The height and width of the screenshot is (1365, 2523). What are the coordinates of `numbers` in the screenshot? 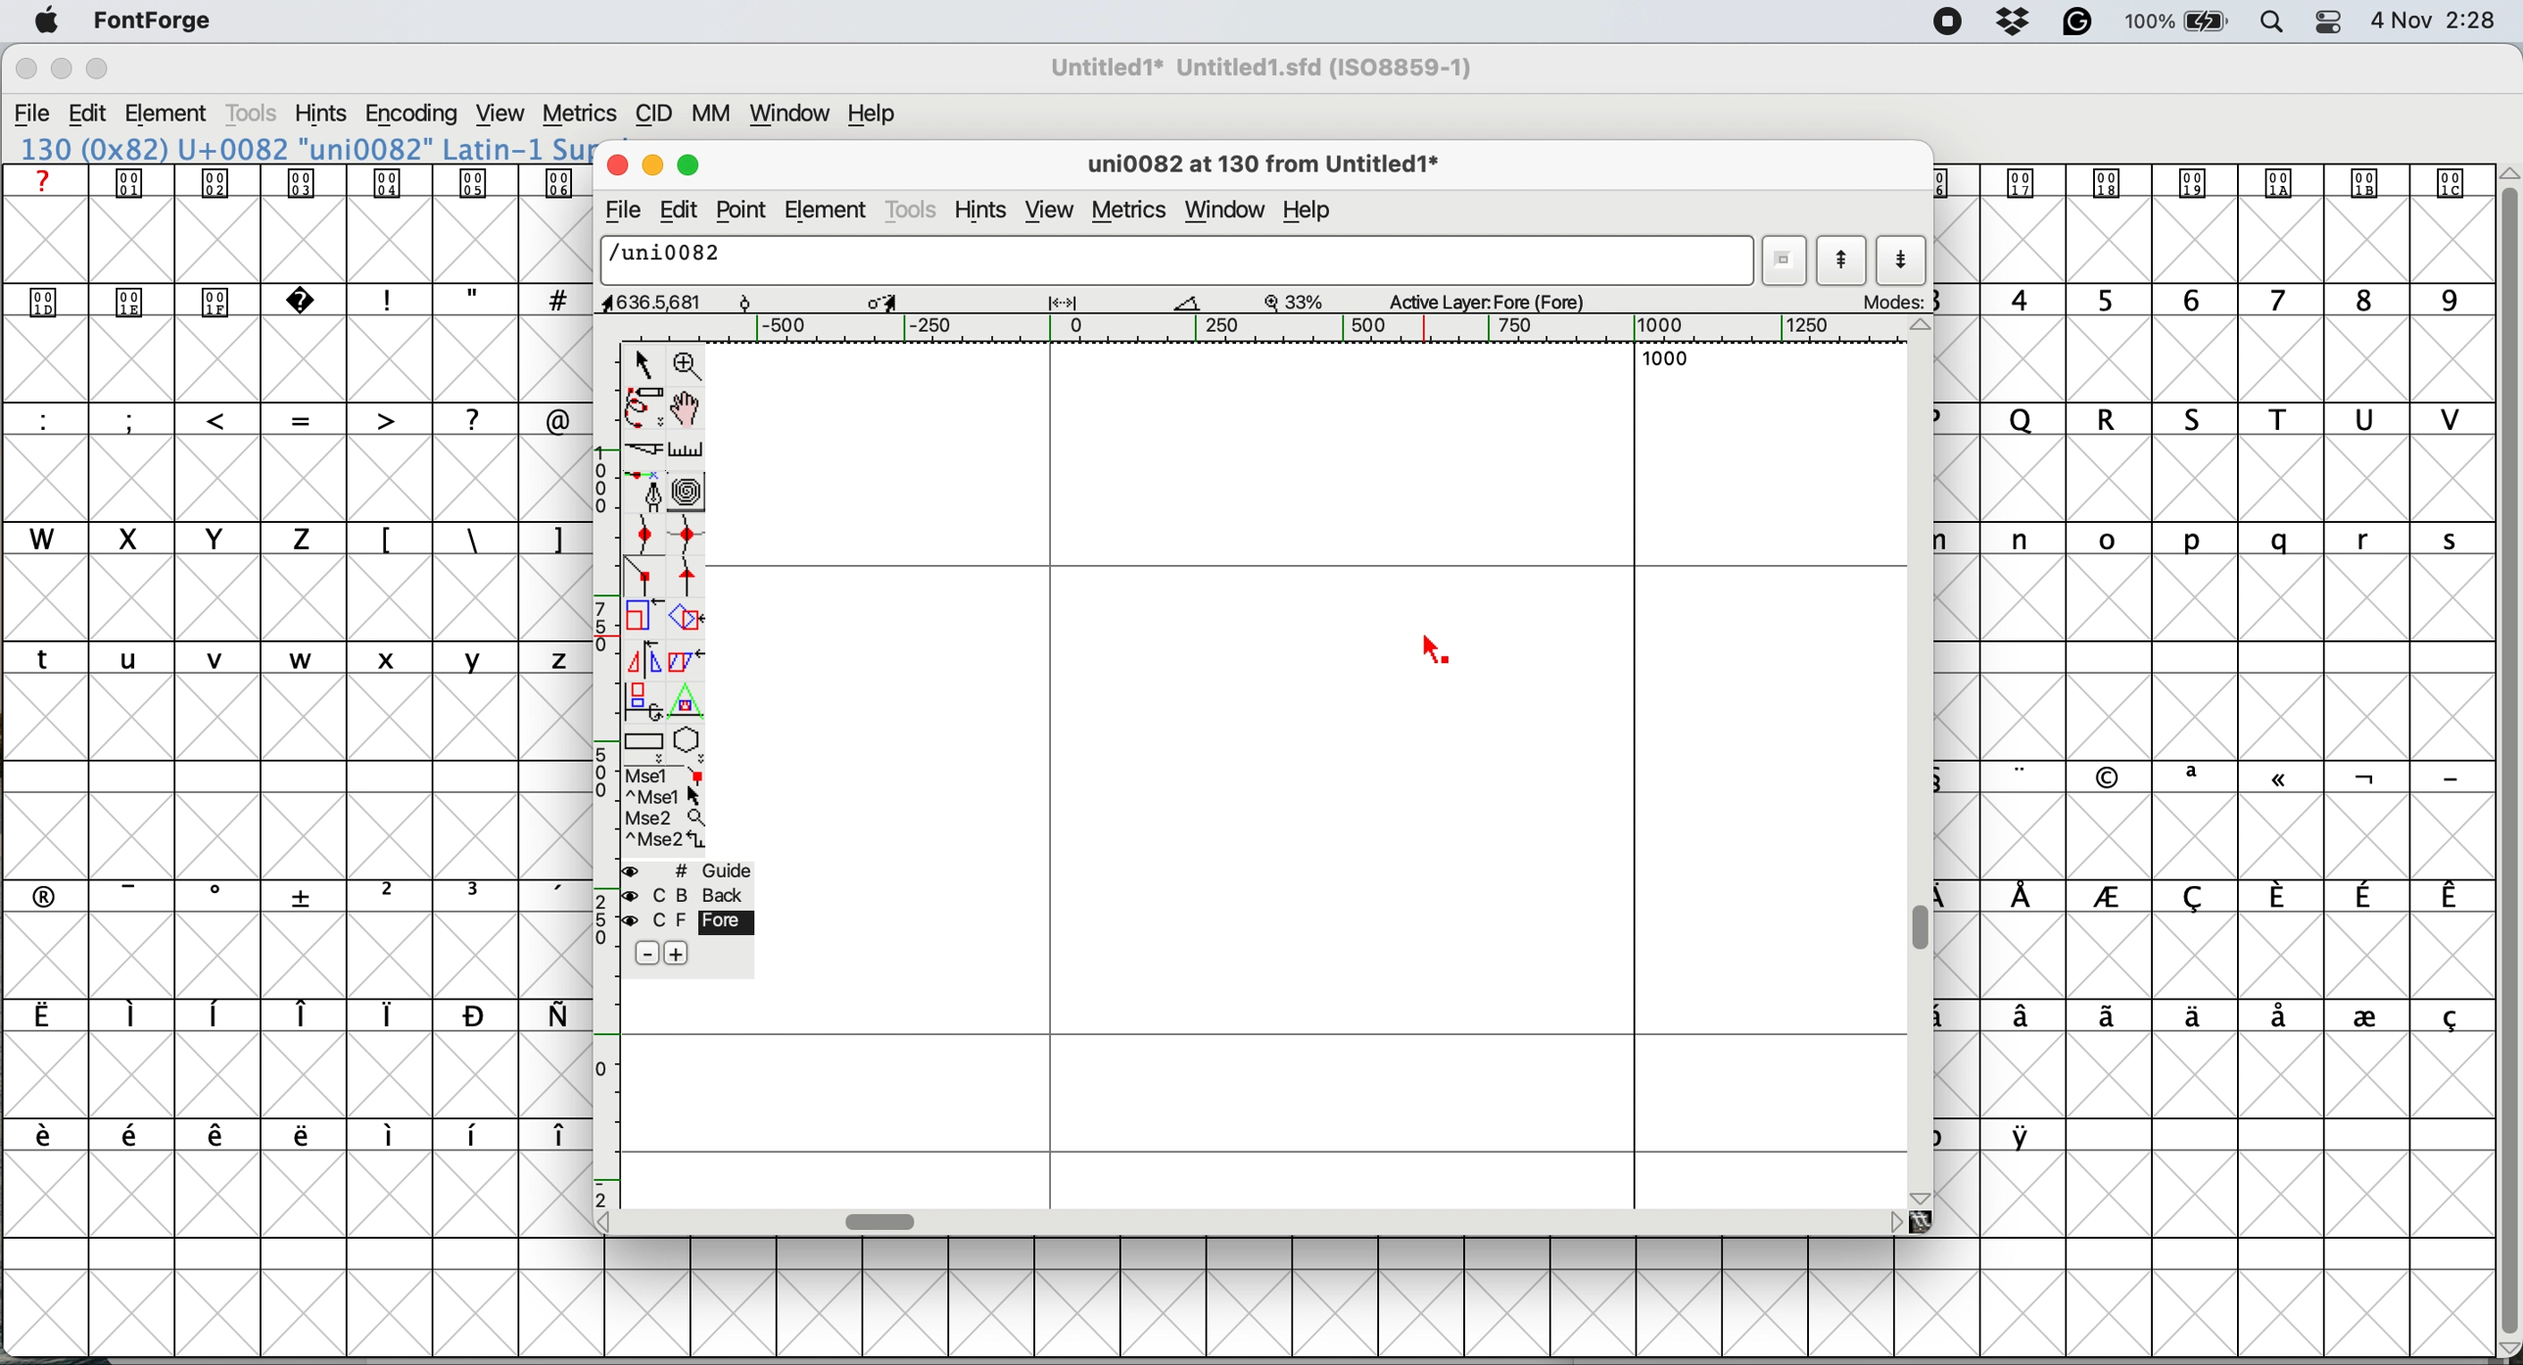 It's located at (2218, 299).